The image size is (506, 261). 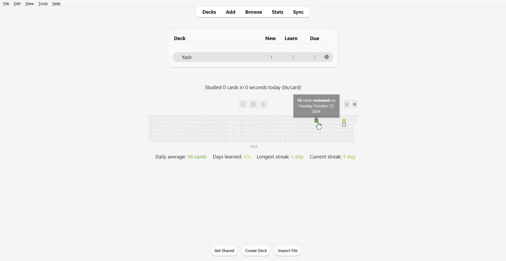 What do you see at coordinates (293, 57) in the screenshot?
I see `0` at bounding box center [293, 57].